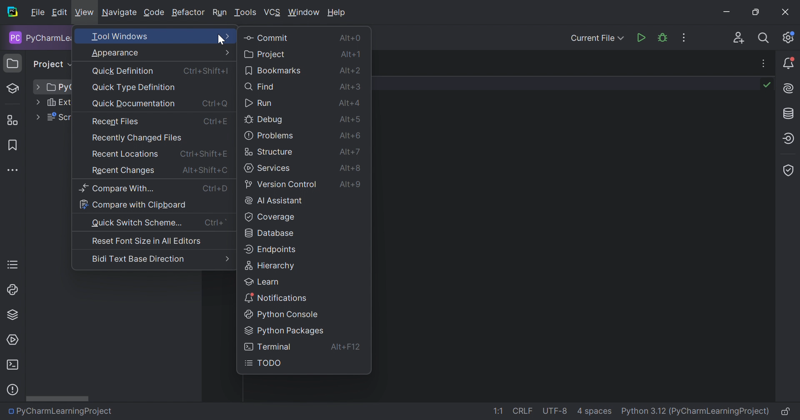 The width and height of the screenshot is (800, 420). What do you see at coordinates (285, 331) in the screenshot?
I see `Python Packages` at bounding box center [285, 331].